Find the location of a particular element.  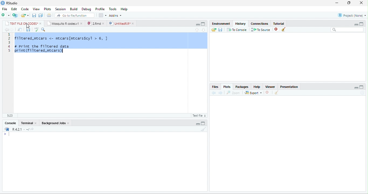

minimize is located at coordinates (356, 88).